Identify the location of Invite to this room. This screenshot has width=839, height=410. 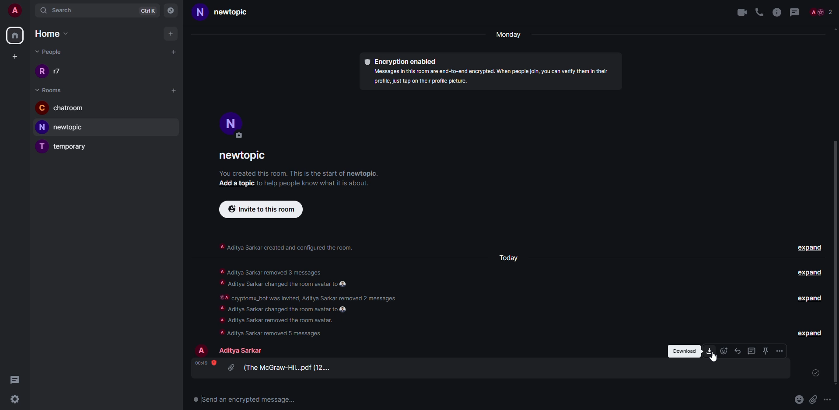
(262, 210).